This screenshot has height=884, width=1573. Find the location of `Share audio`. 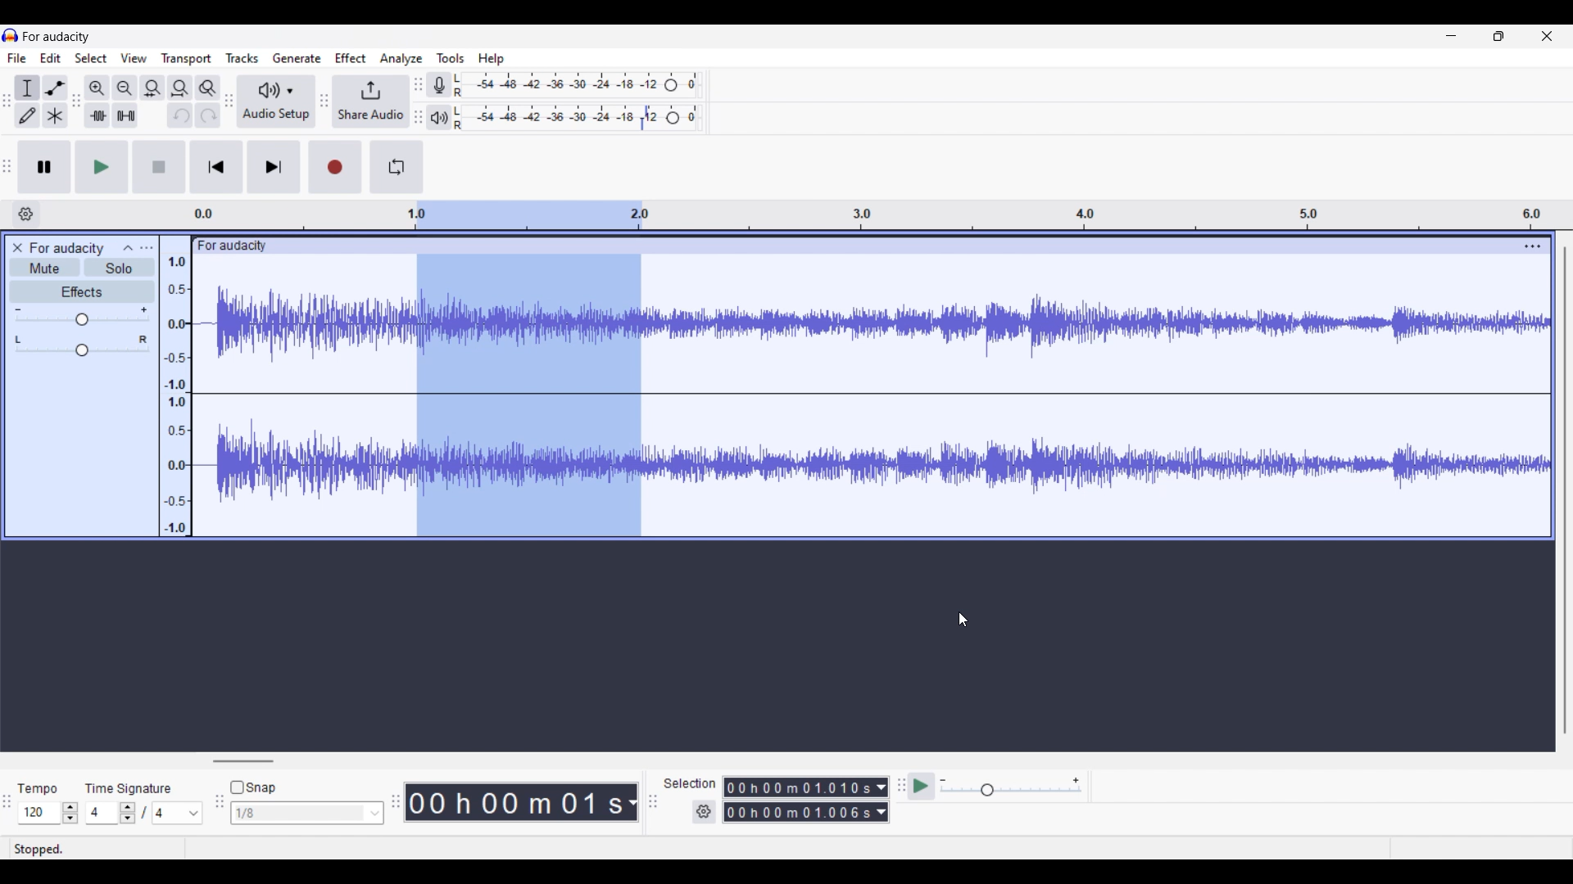

Share audio is located at coordinates (369, 101).